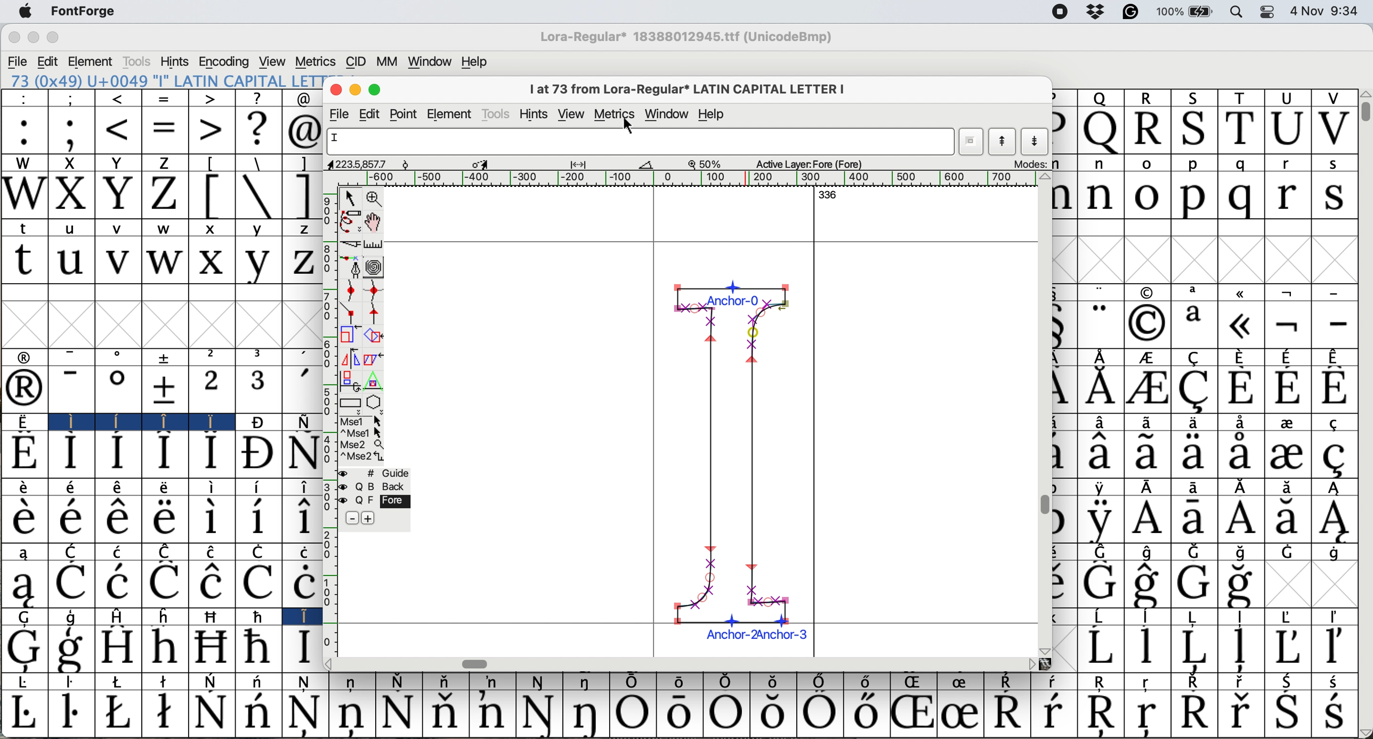 Image resolution: width=1373 pixels, height=739 pixels. Describe the element at coordinates (1195, 324) in the screenshot. I see `a` at that location.